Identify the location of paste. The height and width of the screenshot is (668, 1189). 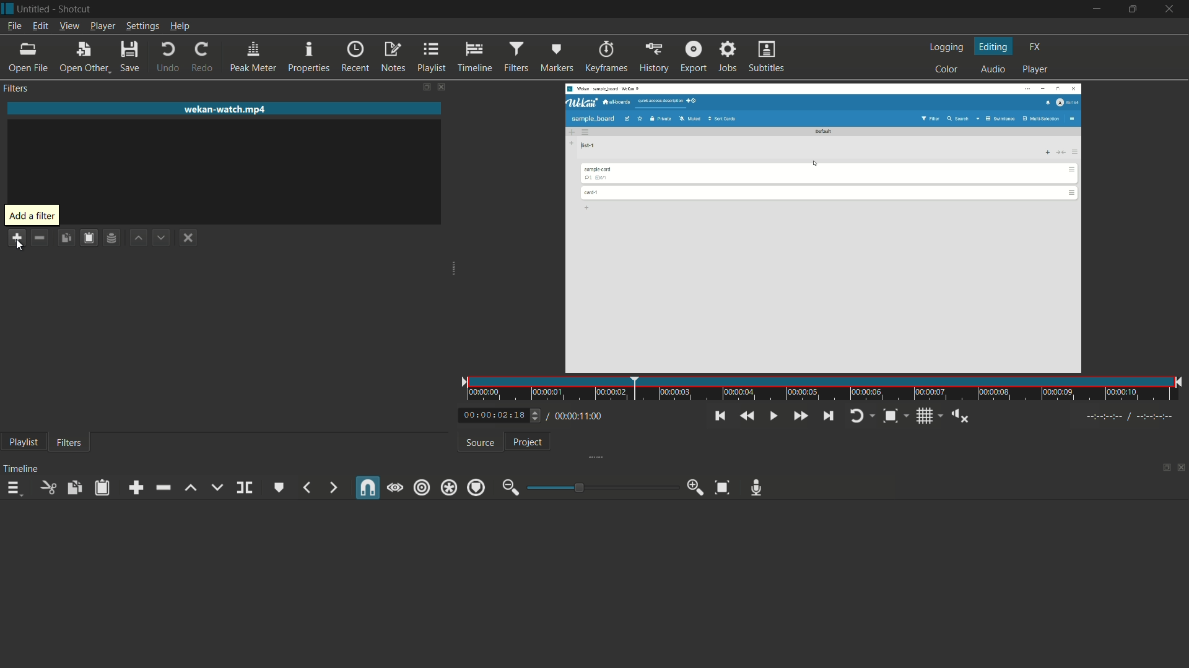
(101, 489).